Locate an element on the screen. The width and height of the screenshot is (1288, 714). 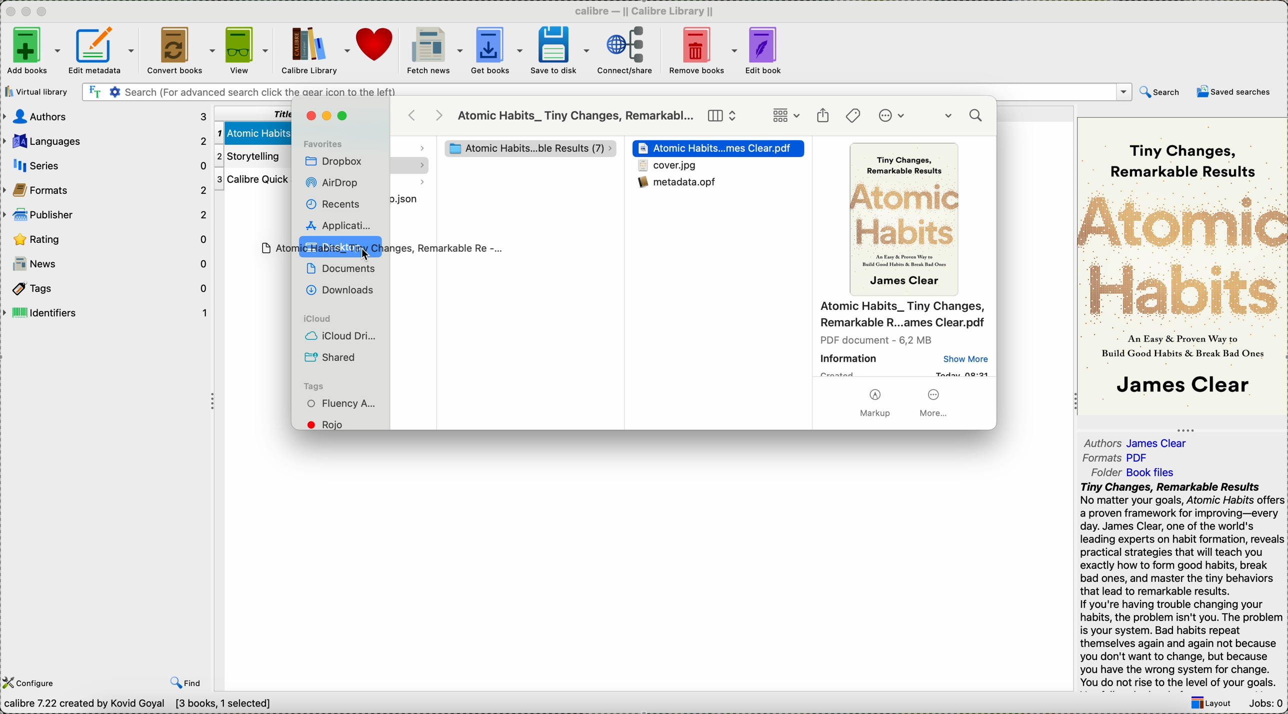
convert books is located at coordinates (178, 51).